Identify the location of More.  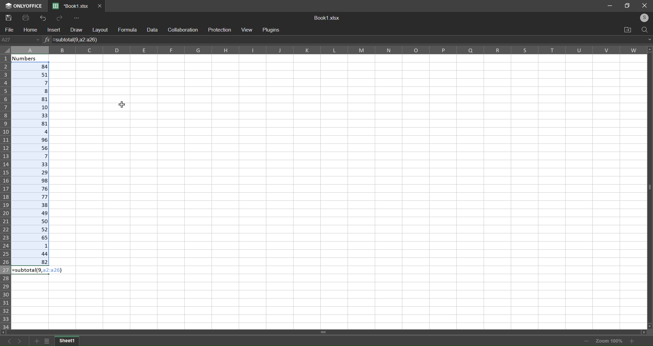
(78, 18).